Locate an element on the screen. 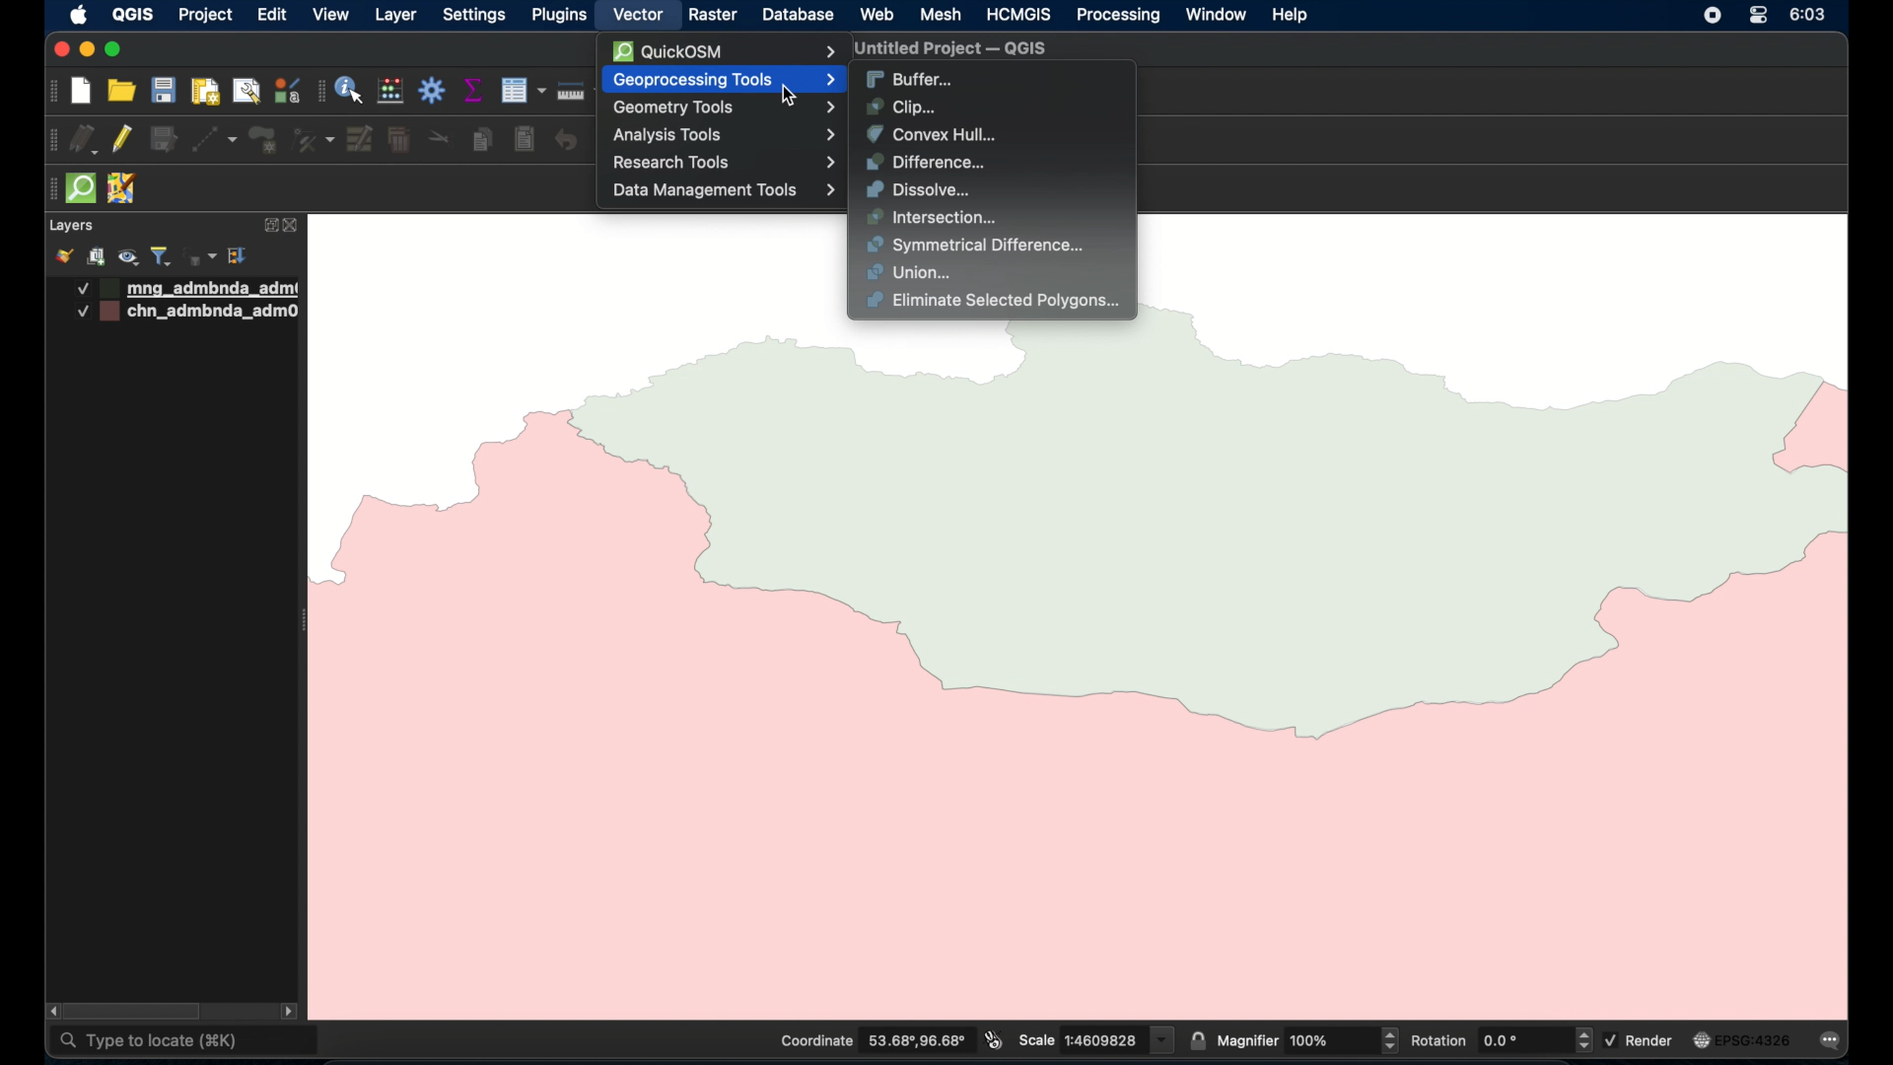  convex. hull is located at coordinates (931, 134).